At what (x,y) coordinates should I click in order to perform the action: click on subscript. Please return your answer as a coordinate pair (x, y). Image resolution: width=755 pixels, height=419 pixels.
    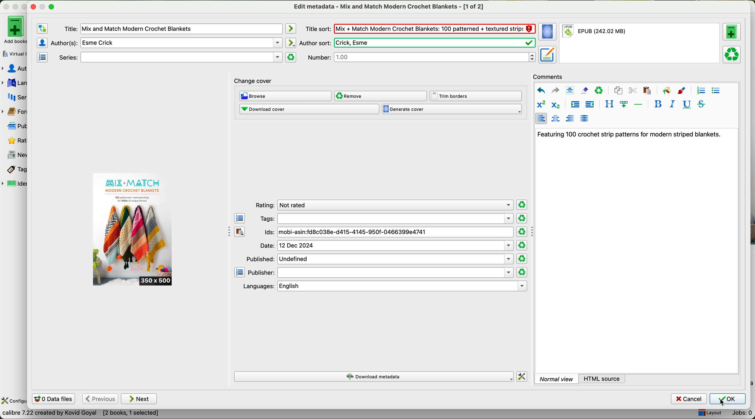
    Looking at the image, I should click on (555, 104).